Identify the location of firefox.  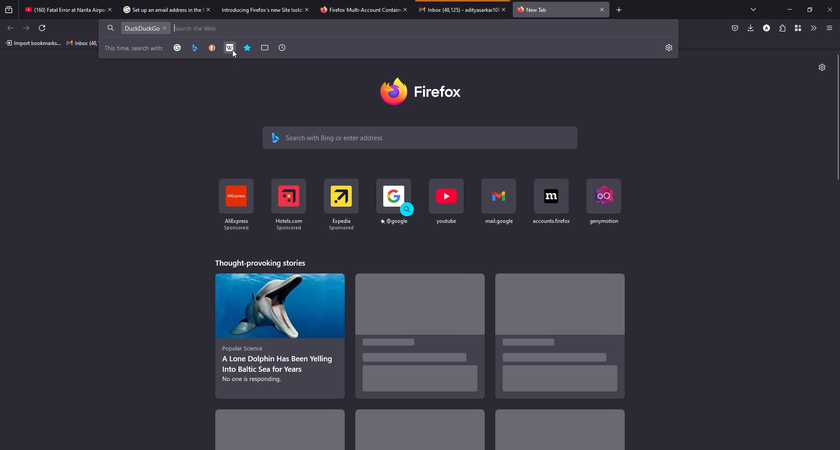
(424, 90).